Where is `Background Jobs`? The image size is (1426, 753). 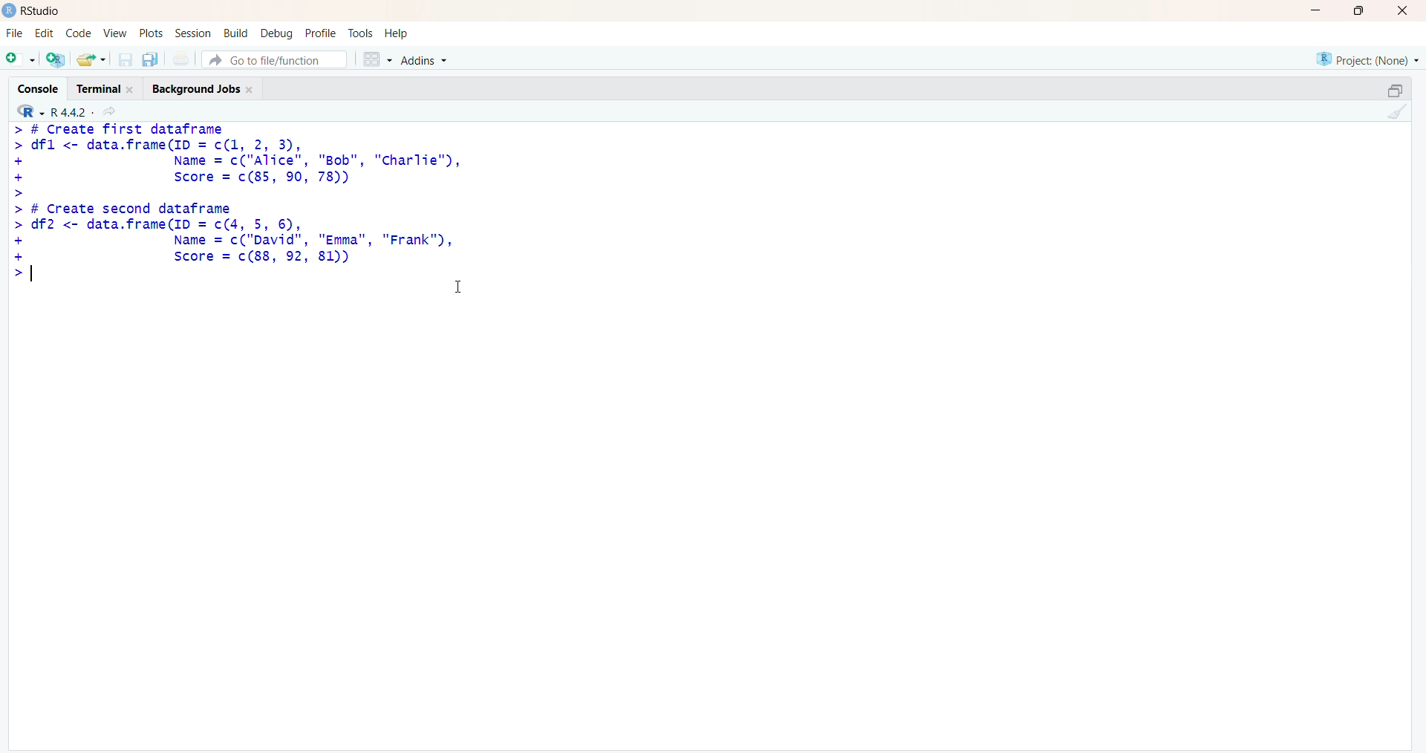
Background Jobs is located at coordinates (204, 87).